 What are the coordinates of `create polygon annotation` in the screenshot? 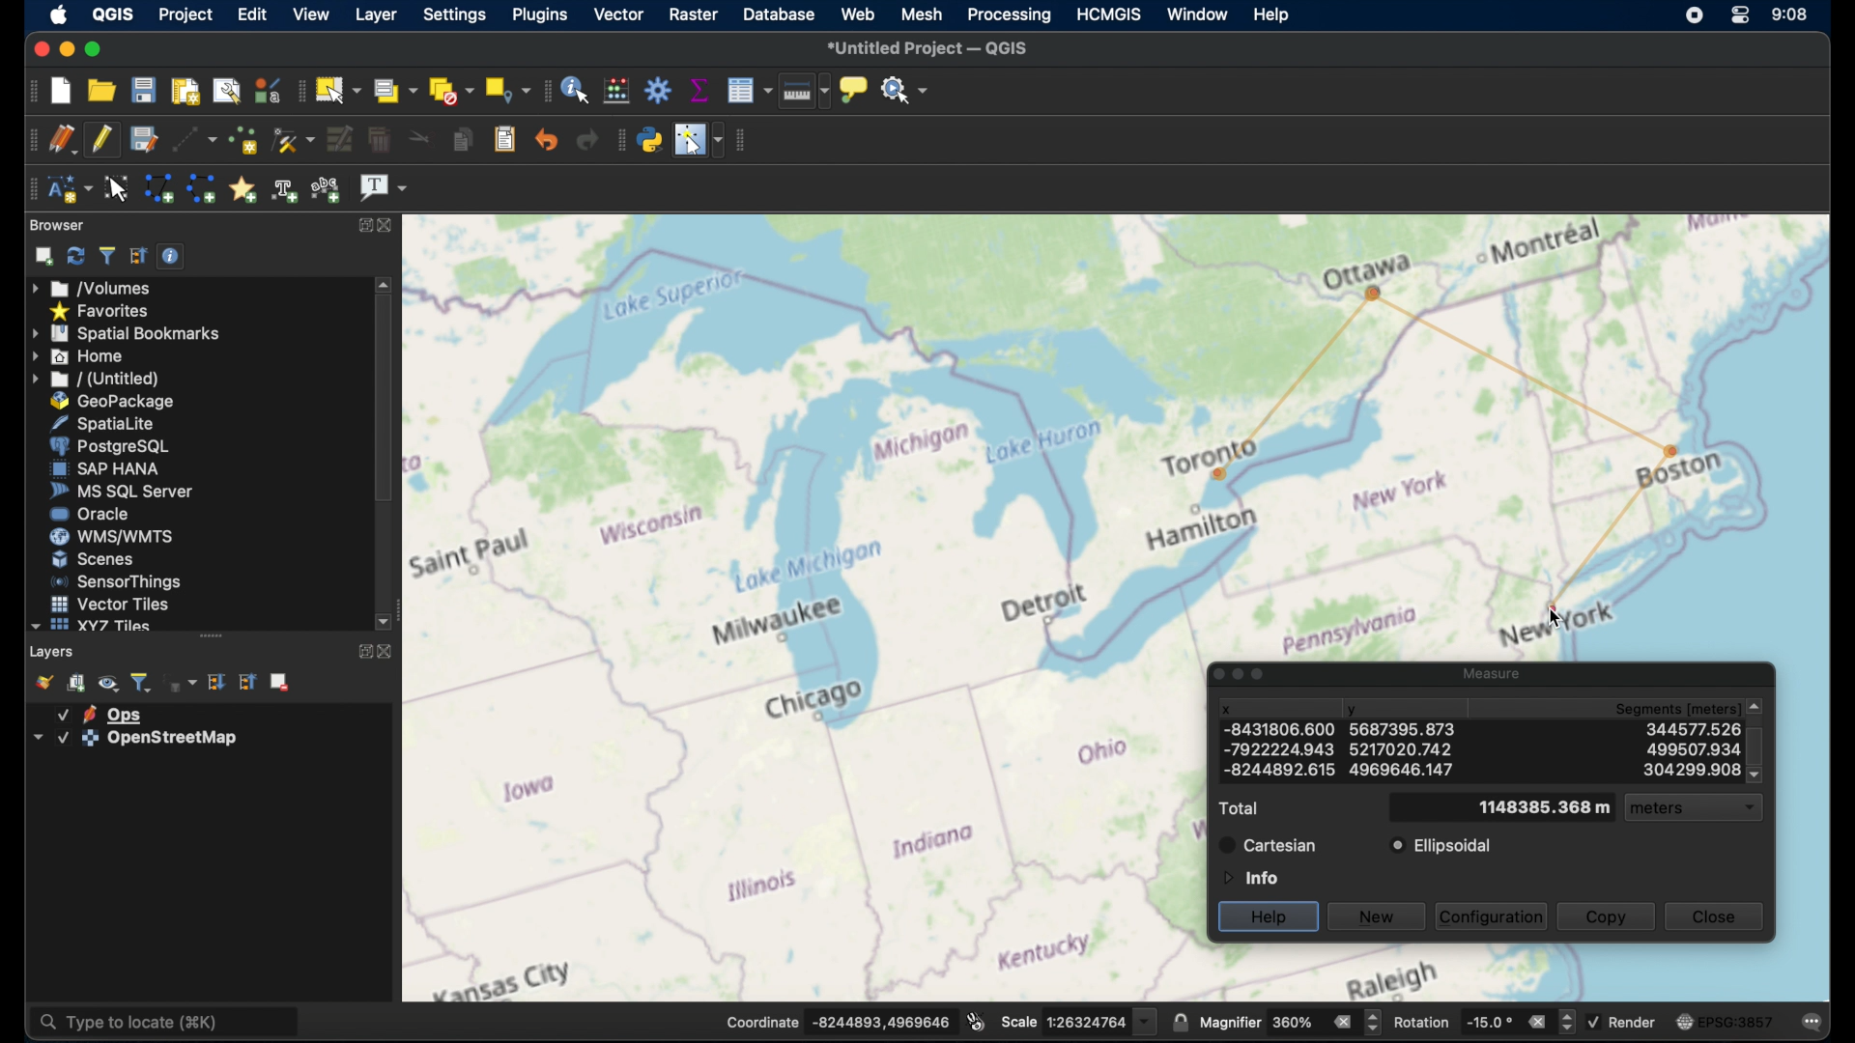 It's located at (158, 189).